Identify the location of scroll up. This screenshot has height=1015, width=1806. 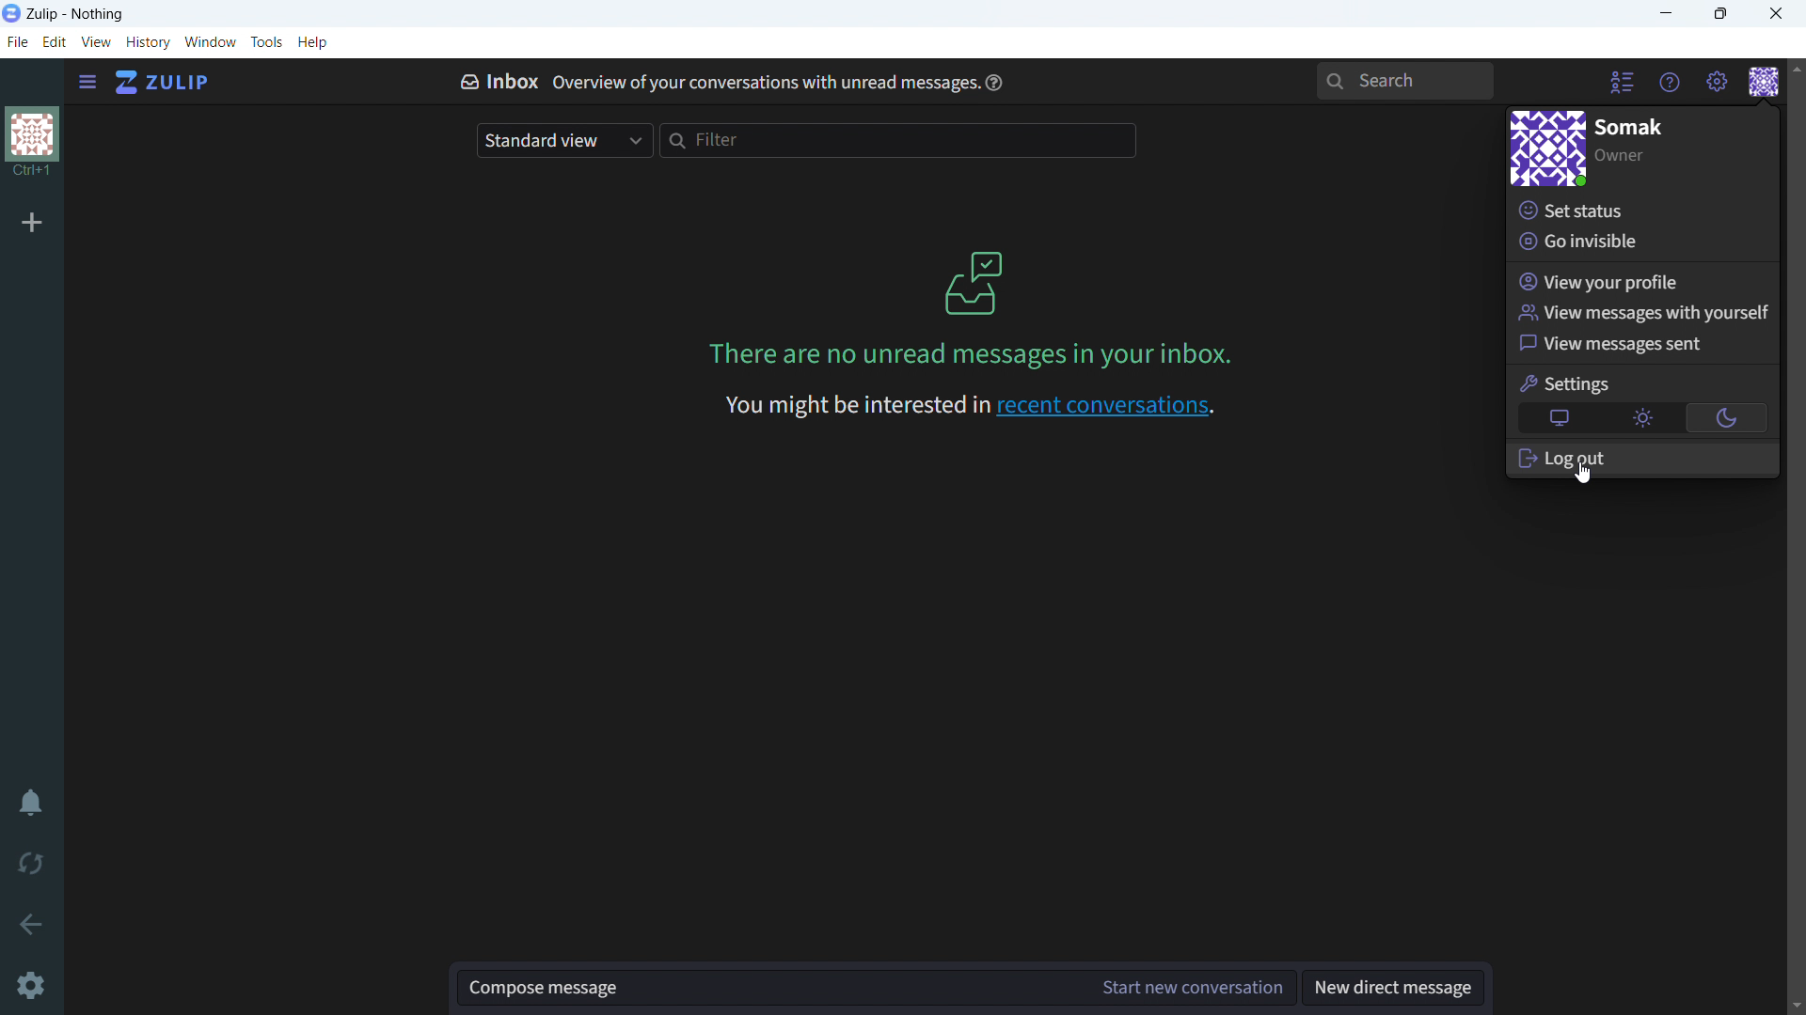
(1795, 67).